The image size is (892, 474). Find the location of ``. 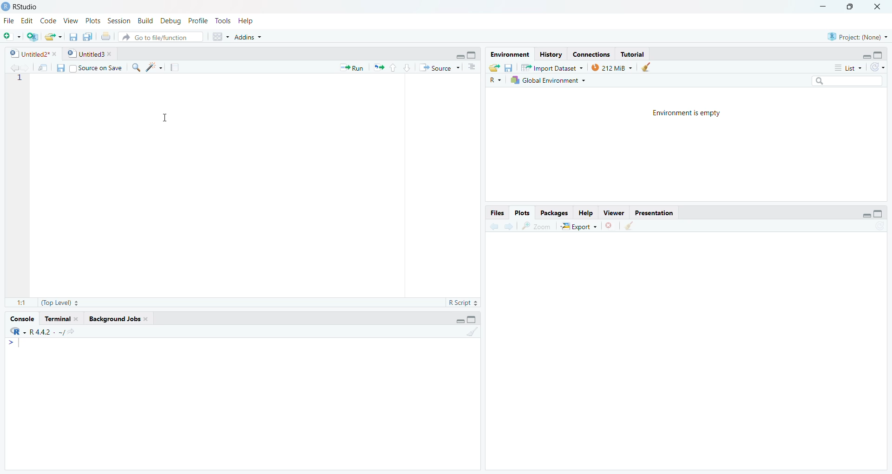

 is located at coordinates (473, 68).